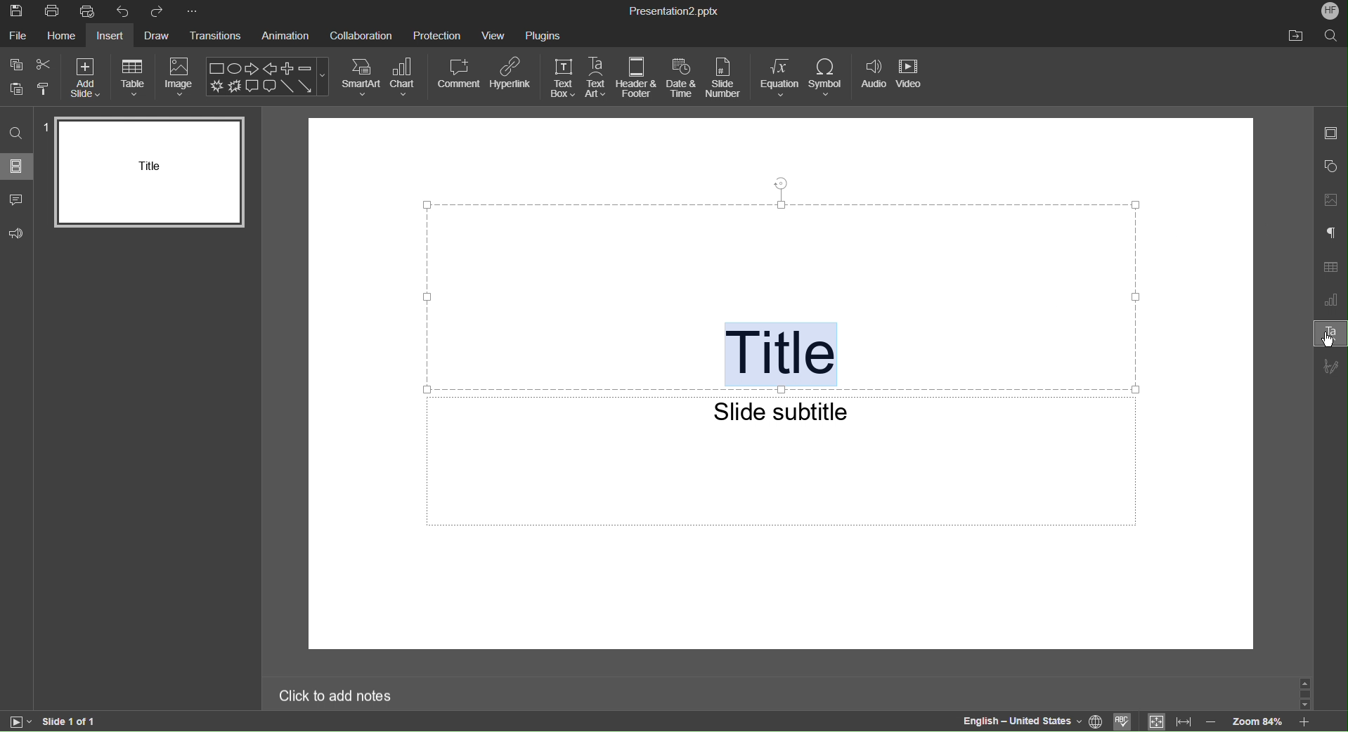 The image size is (1348, 732). I want to click on Feedback and Support, so click(18, 234).